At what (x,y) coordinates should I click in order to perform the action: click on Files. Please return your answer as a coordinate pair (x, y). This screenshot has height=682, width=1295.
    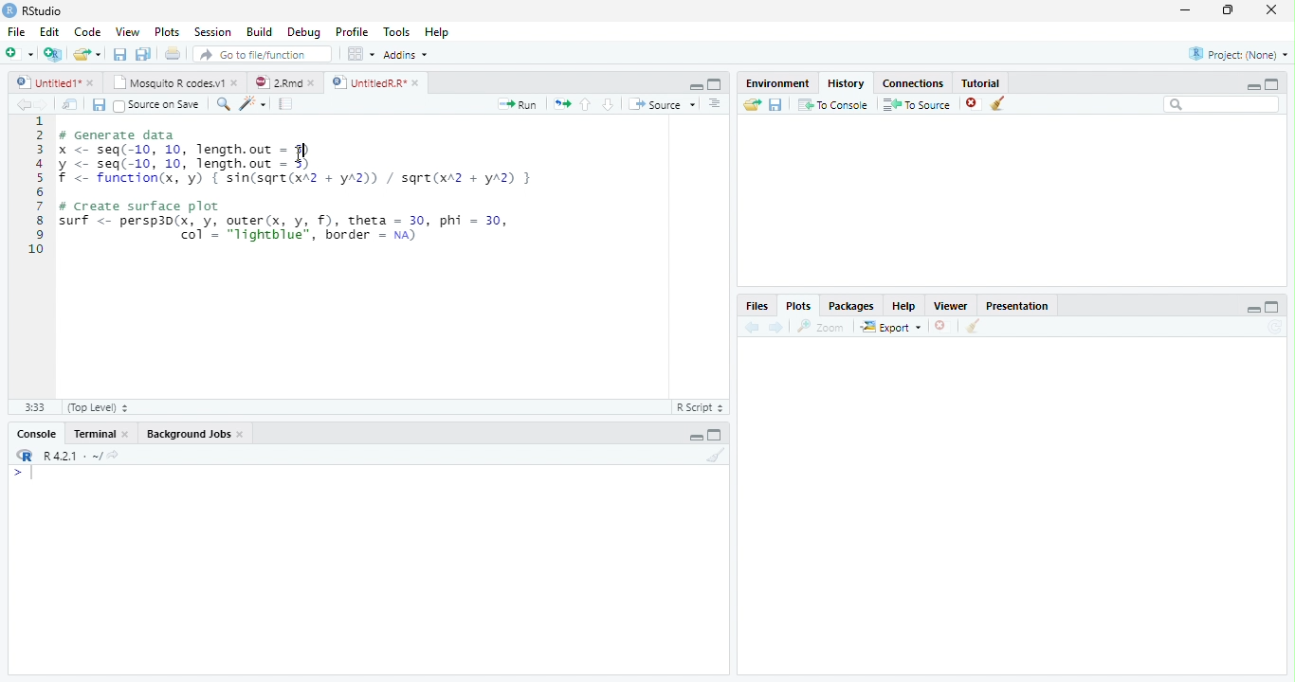
    Looking at the image, I should click on (758, 305).